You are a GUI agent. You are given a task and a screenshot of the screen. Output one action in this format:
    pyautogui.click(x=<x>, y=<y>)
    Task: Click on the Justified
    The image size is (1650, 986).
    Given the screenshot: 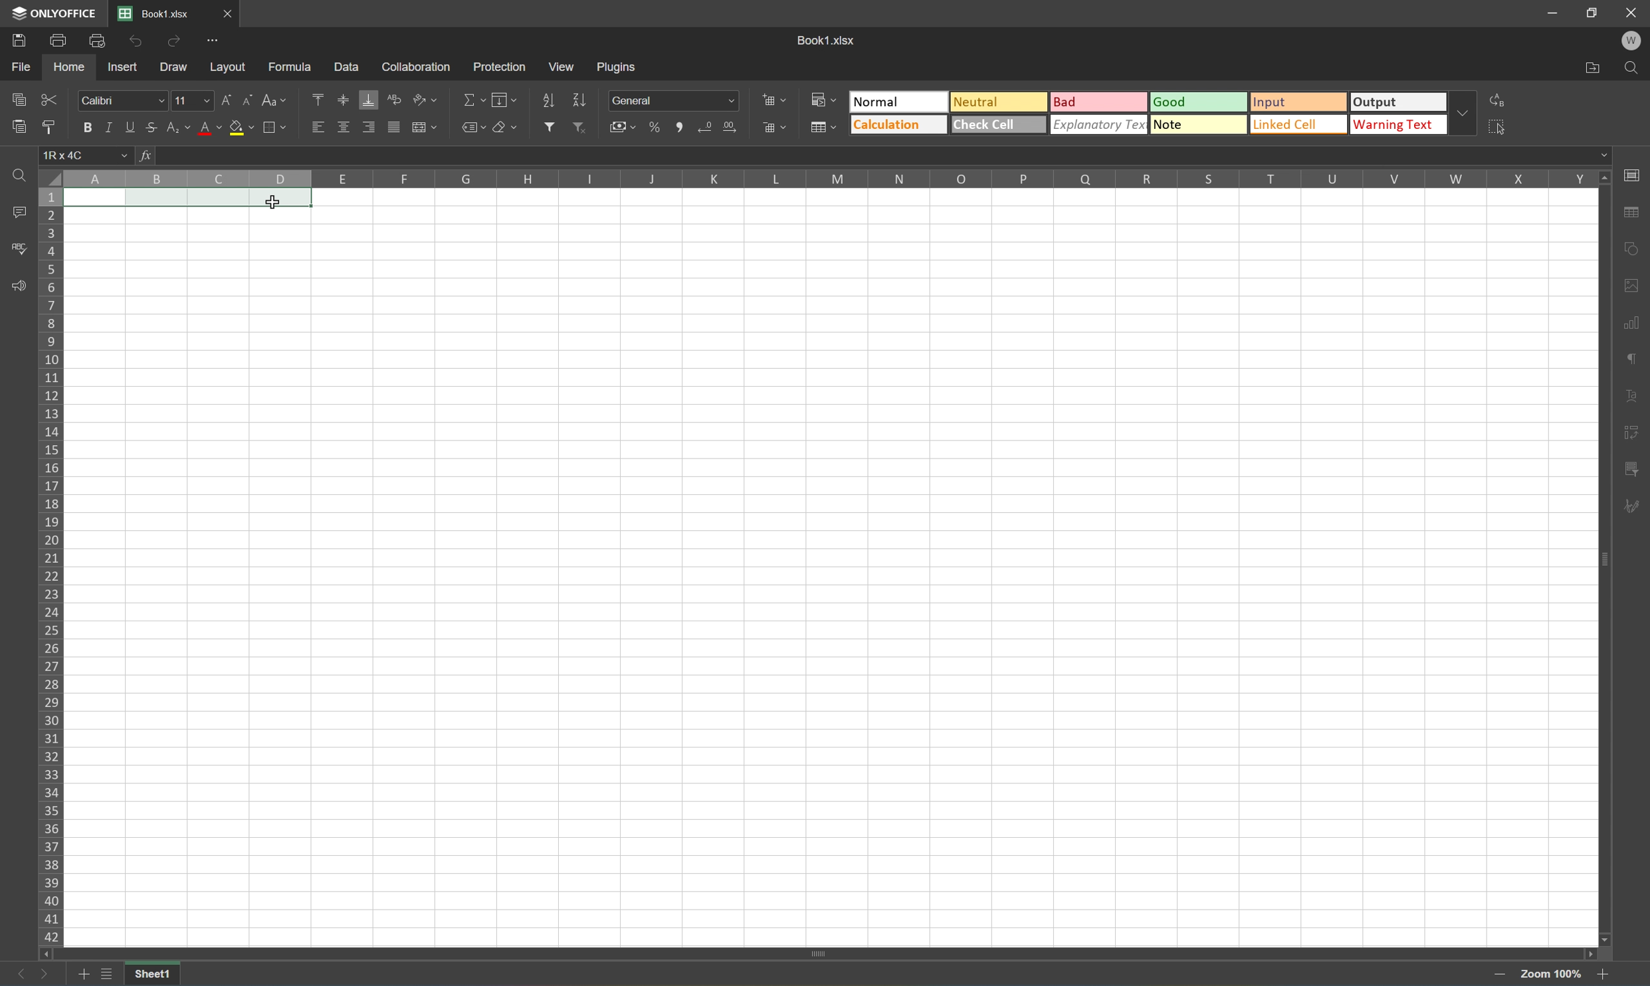 What is the action you would take?
    pyautogui.click(x=394, y=128)
    